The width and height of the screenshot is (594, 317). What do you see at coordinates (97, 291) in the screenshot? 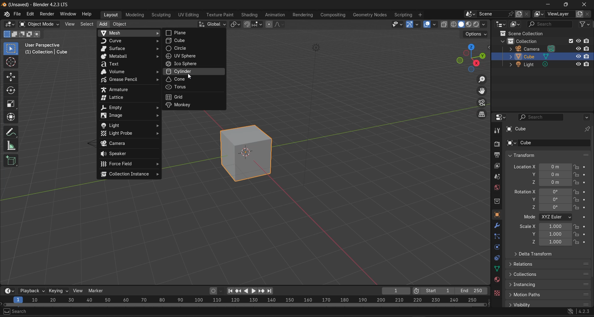
I see `marker` at bounding box center [97, 291].